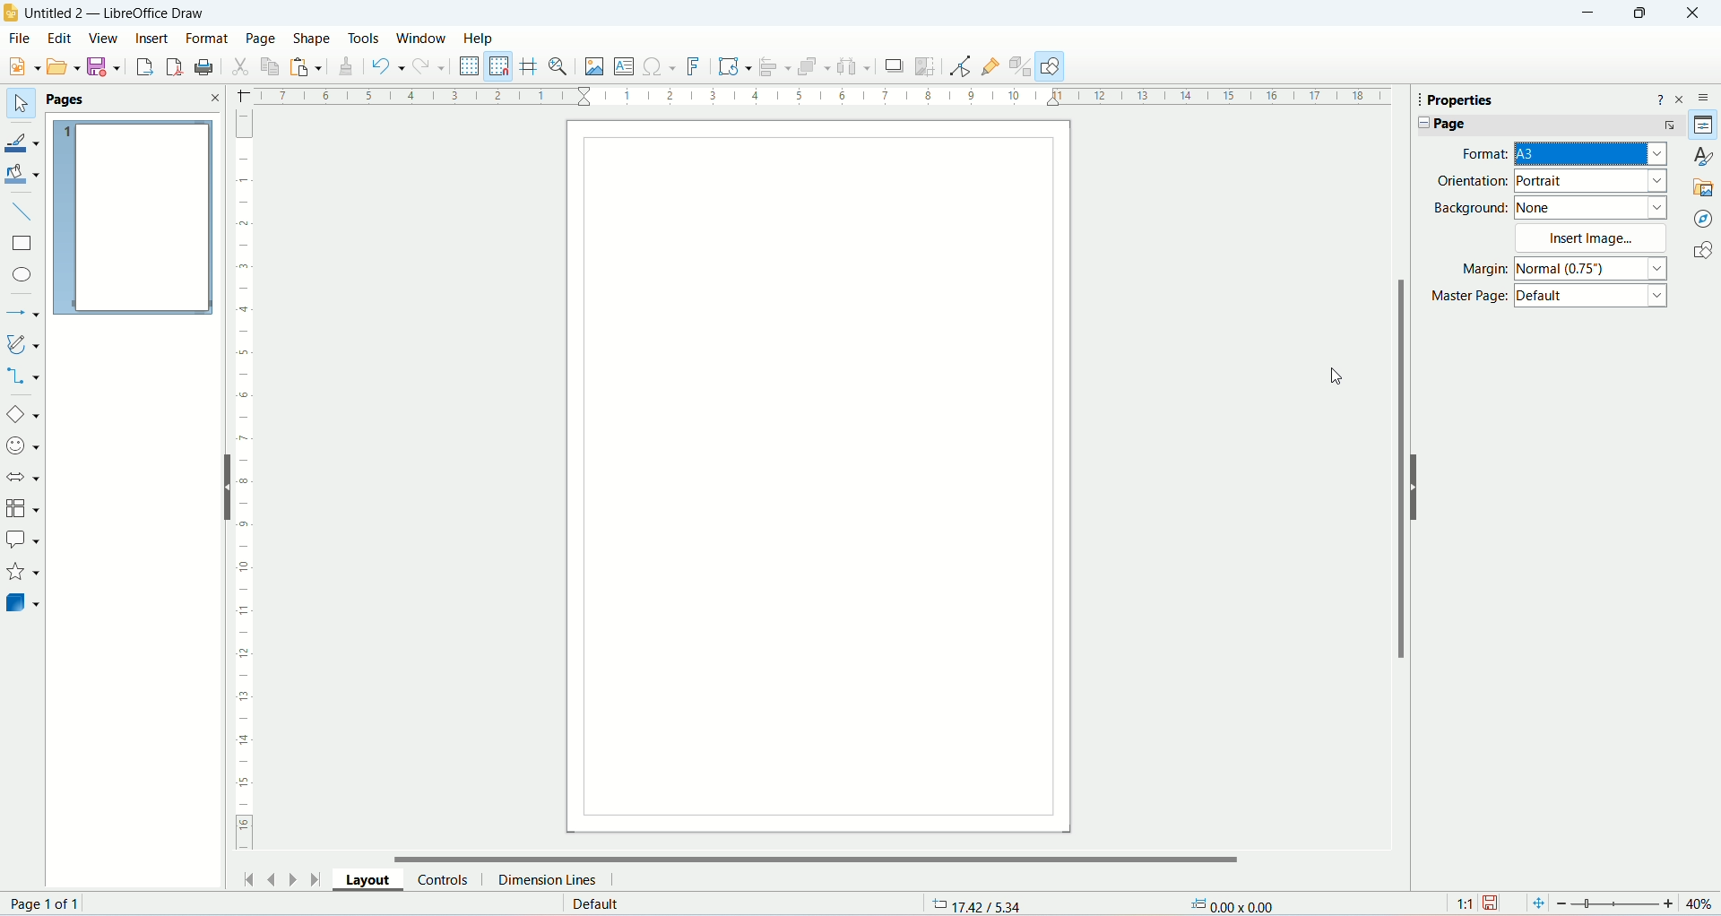 This screenshot has height=916, width=1721. What do you see at coordinates (734, 67) in the screenshot?
I see `transformation` at bounding box center [734, 67].